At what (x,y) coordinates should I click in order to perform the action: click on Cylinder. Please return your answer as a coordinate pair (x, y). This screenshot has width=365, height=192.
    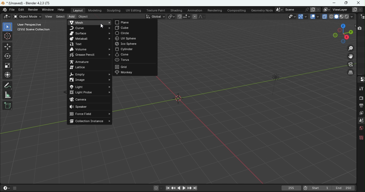
    Looking at the image, I should click on (135, 49).